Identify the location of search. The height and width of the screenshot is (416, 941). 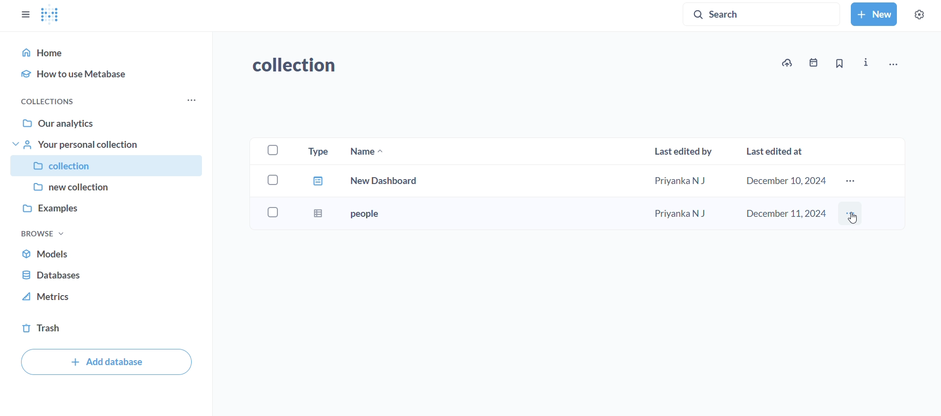
(763, 13).